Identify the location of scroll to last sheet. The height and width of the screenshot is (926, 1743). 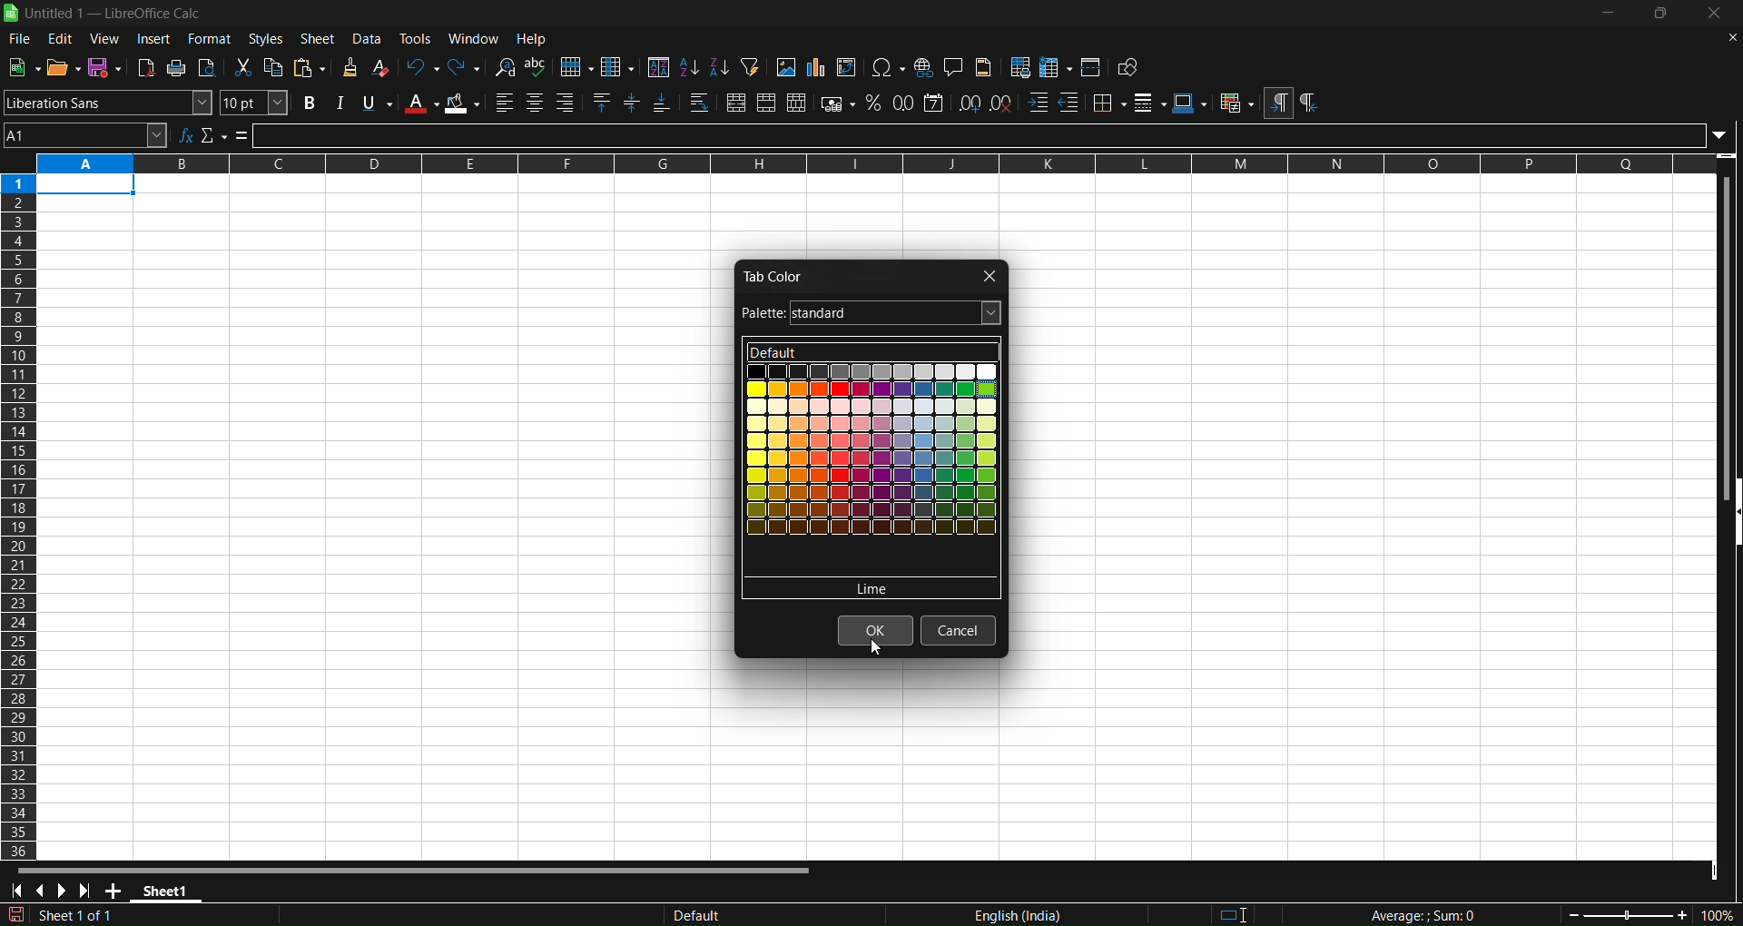
(89, 890).